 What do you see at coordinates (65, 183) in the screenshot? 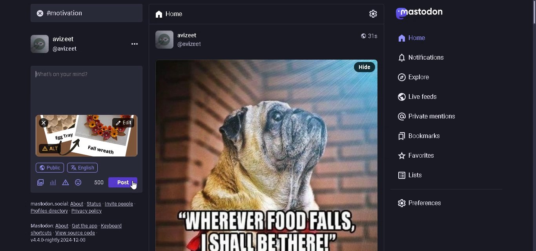
I see `content warning` at bounding box center [65, 183].